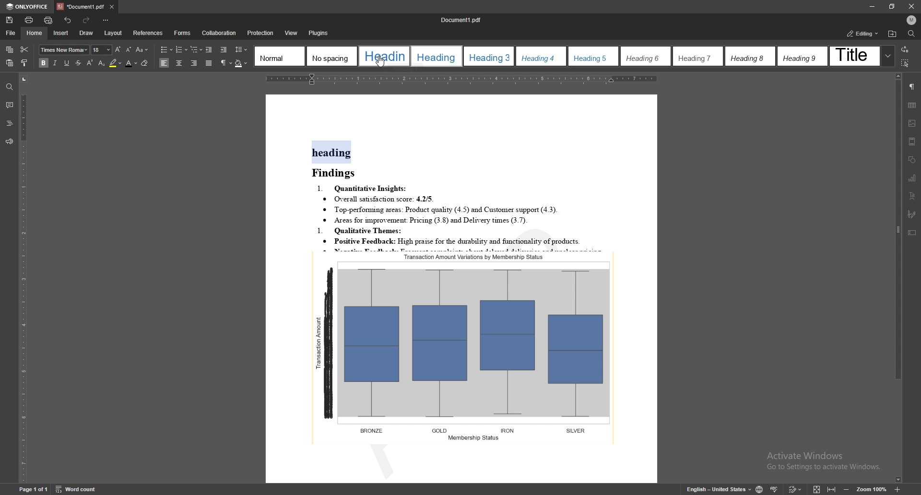  Describe the element at coordinates (132, 63) in the screenshot. I see `font color` at that location.